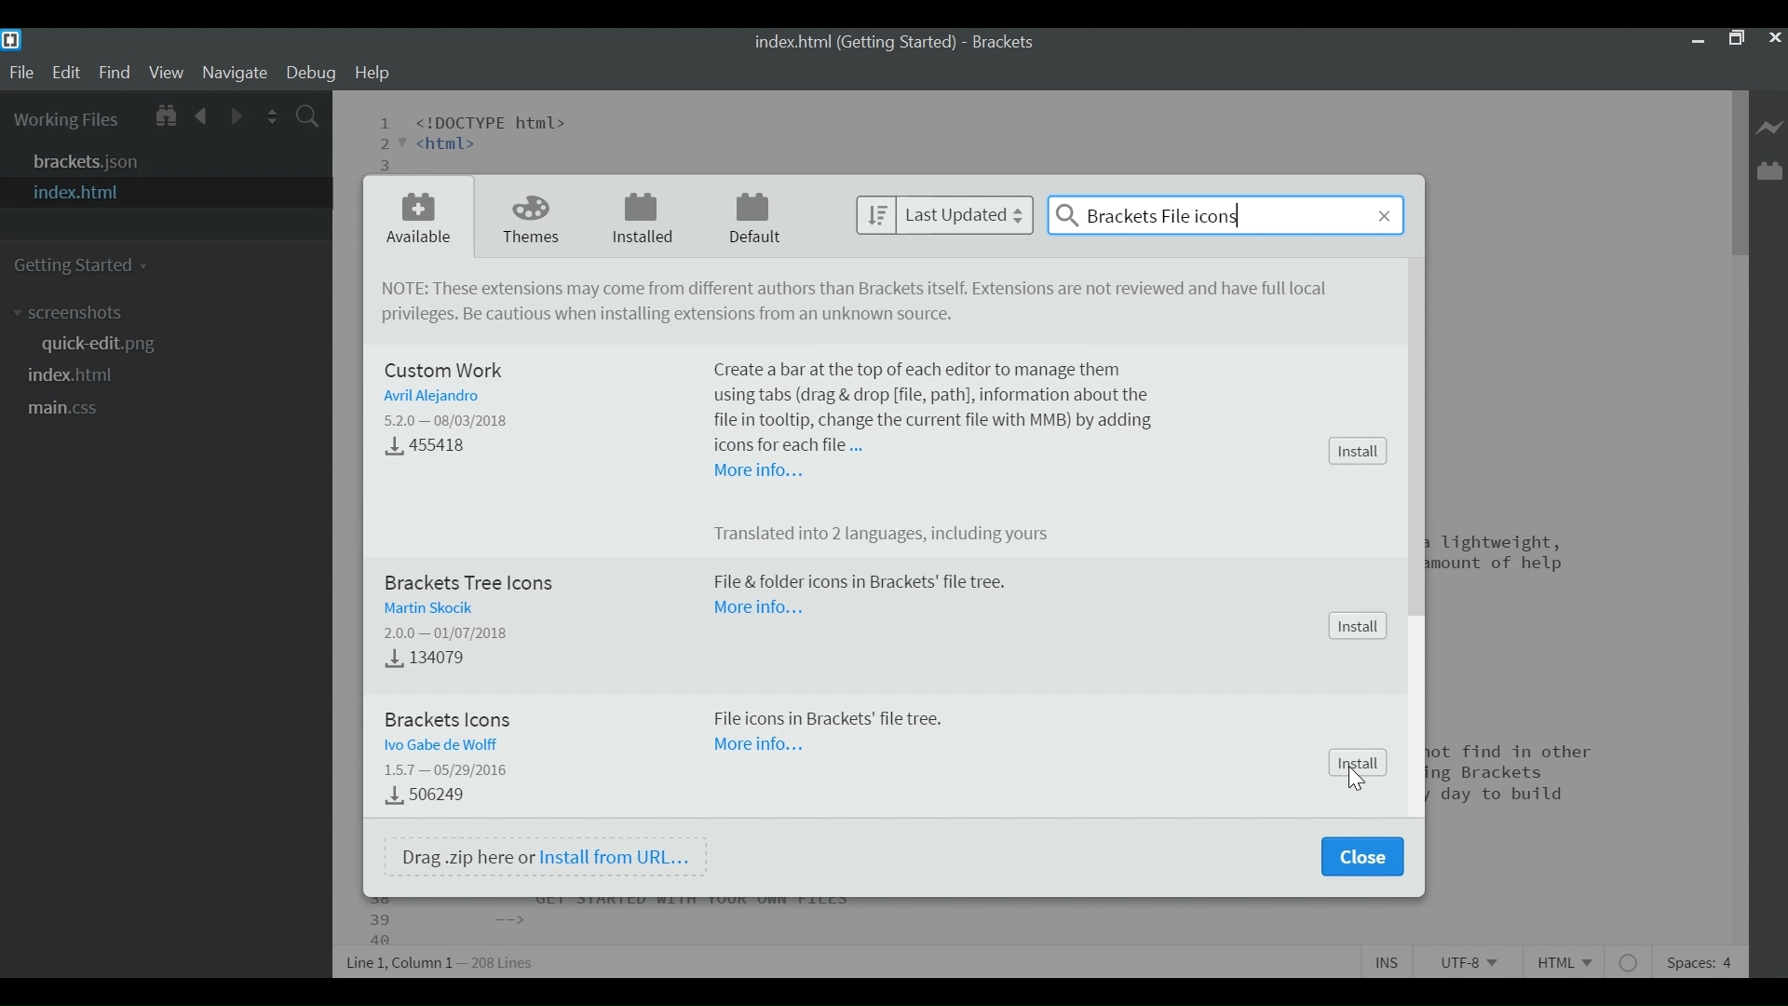  What do you see at coordinates (937, 404) in the screenshot?
I see `Create a bar at the top of each editor to manage them using tabs, information about the file tooltip` at bounding box center [937, 404].